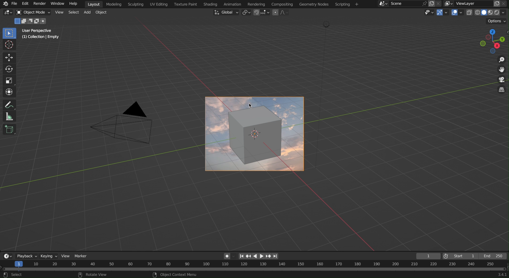 The width and height of the screenshot is (509, 278). Describe the element at coordinates (256, 134) in the screenshot. I see `Background` at that location.